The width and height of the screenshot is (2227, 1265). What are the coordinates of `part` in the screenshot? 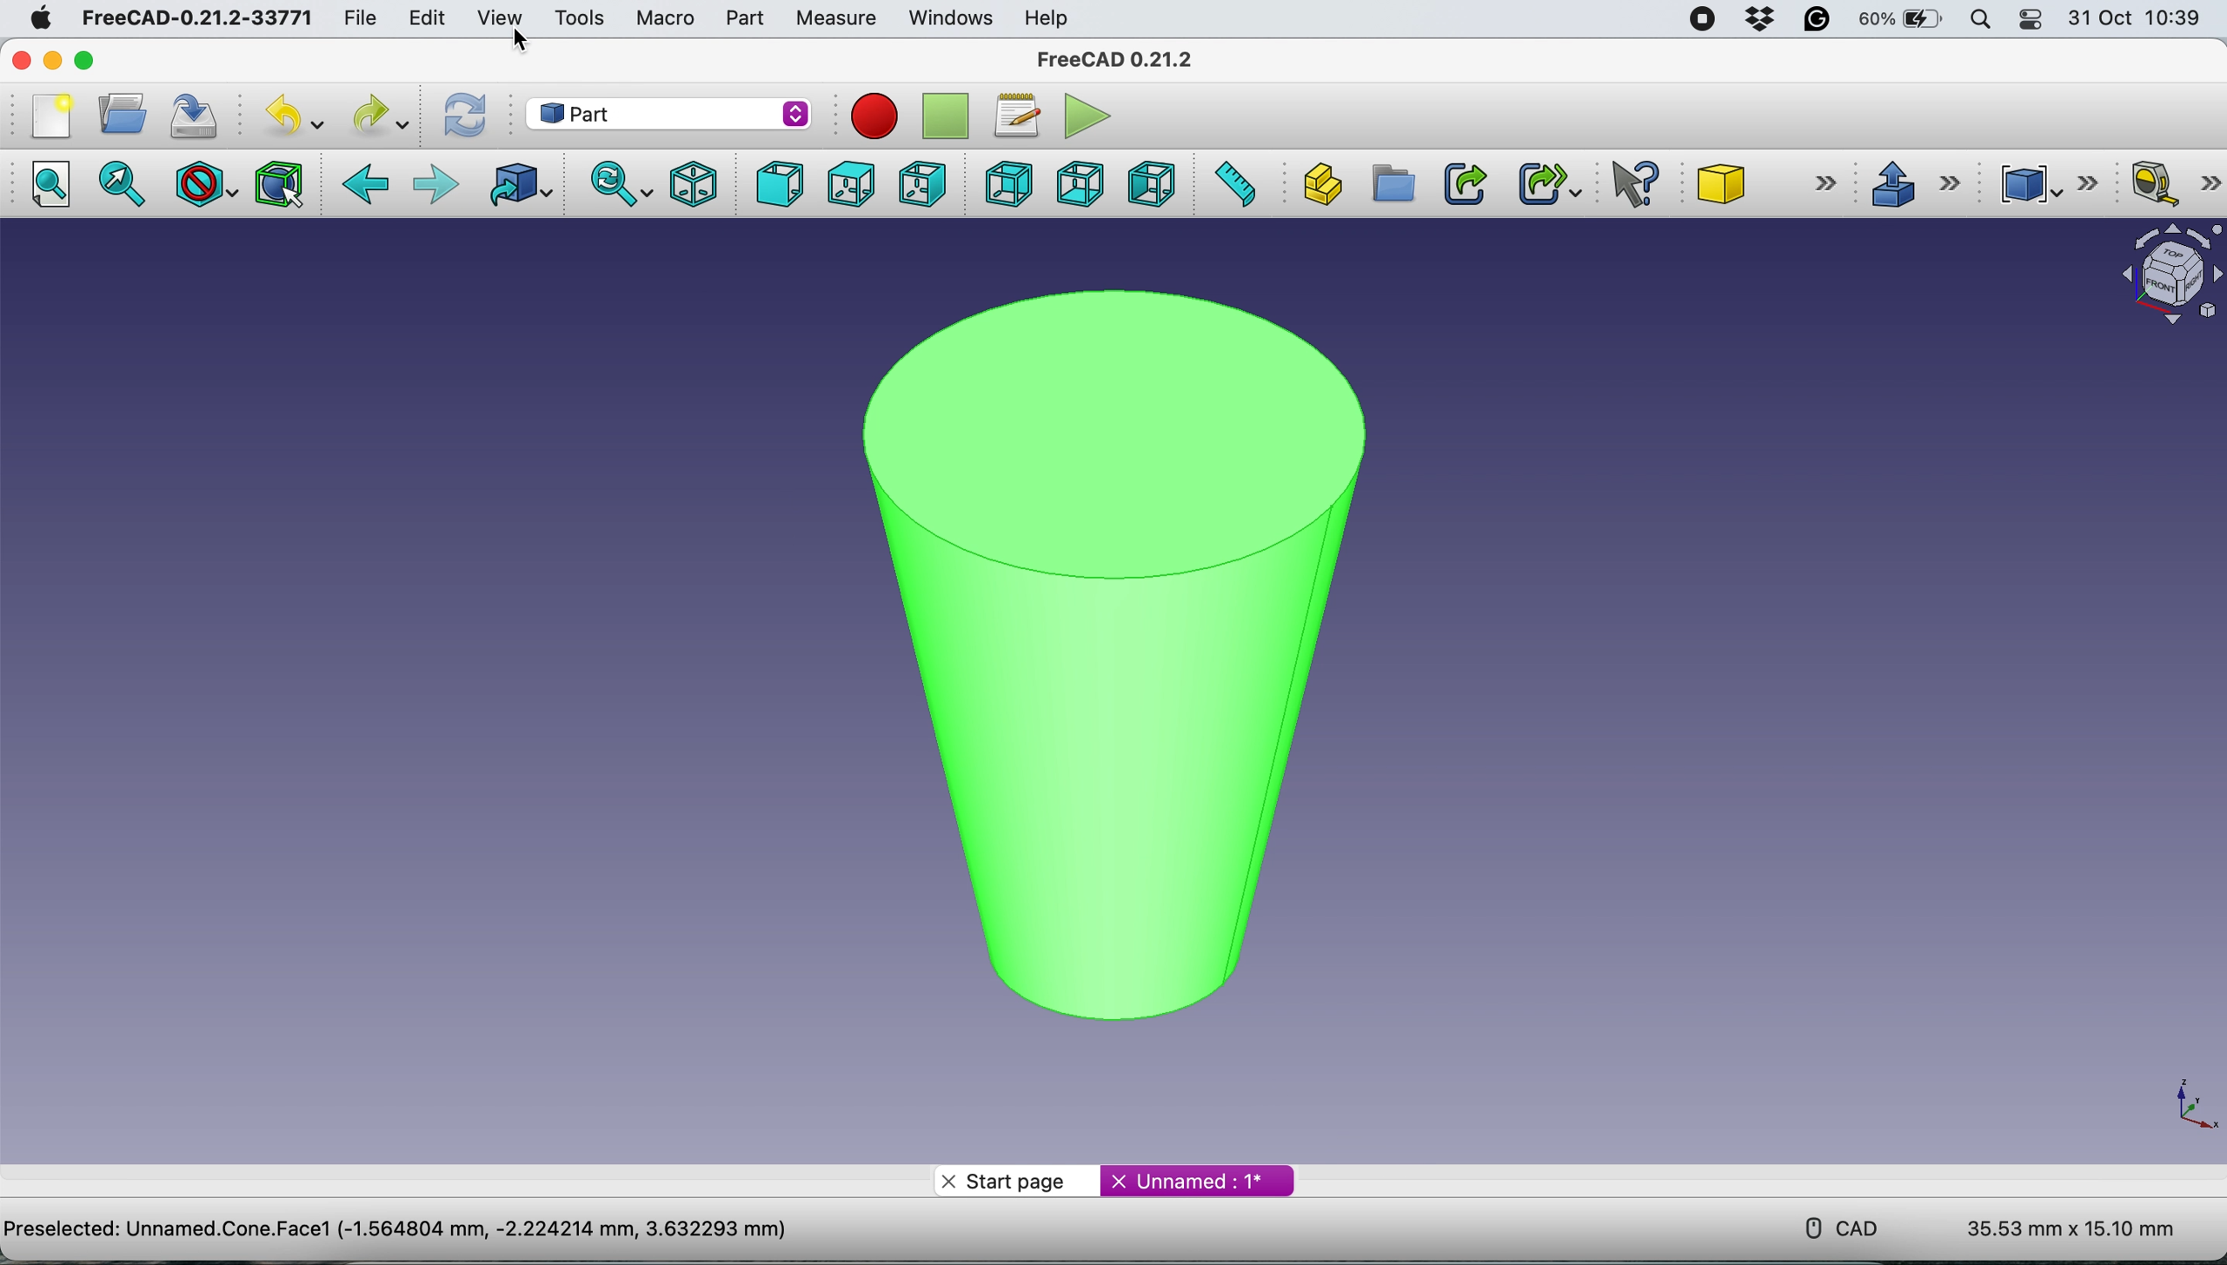 It's located at (672, 112).